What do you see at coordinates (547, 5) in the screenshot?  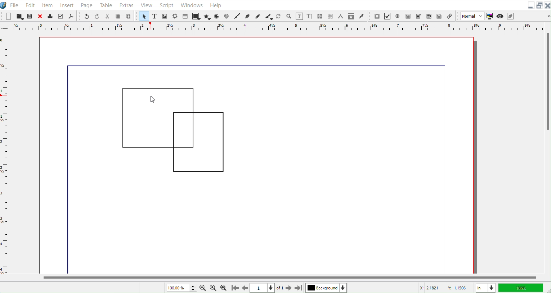 I see `Close` at bounding box center [547, 5].